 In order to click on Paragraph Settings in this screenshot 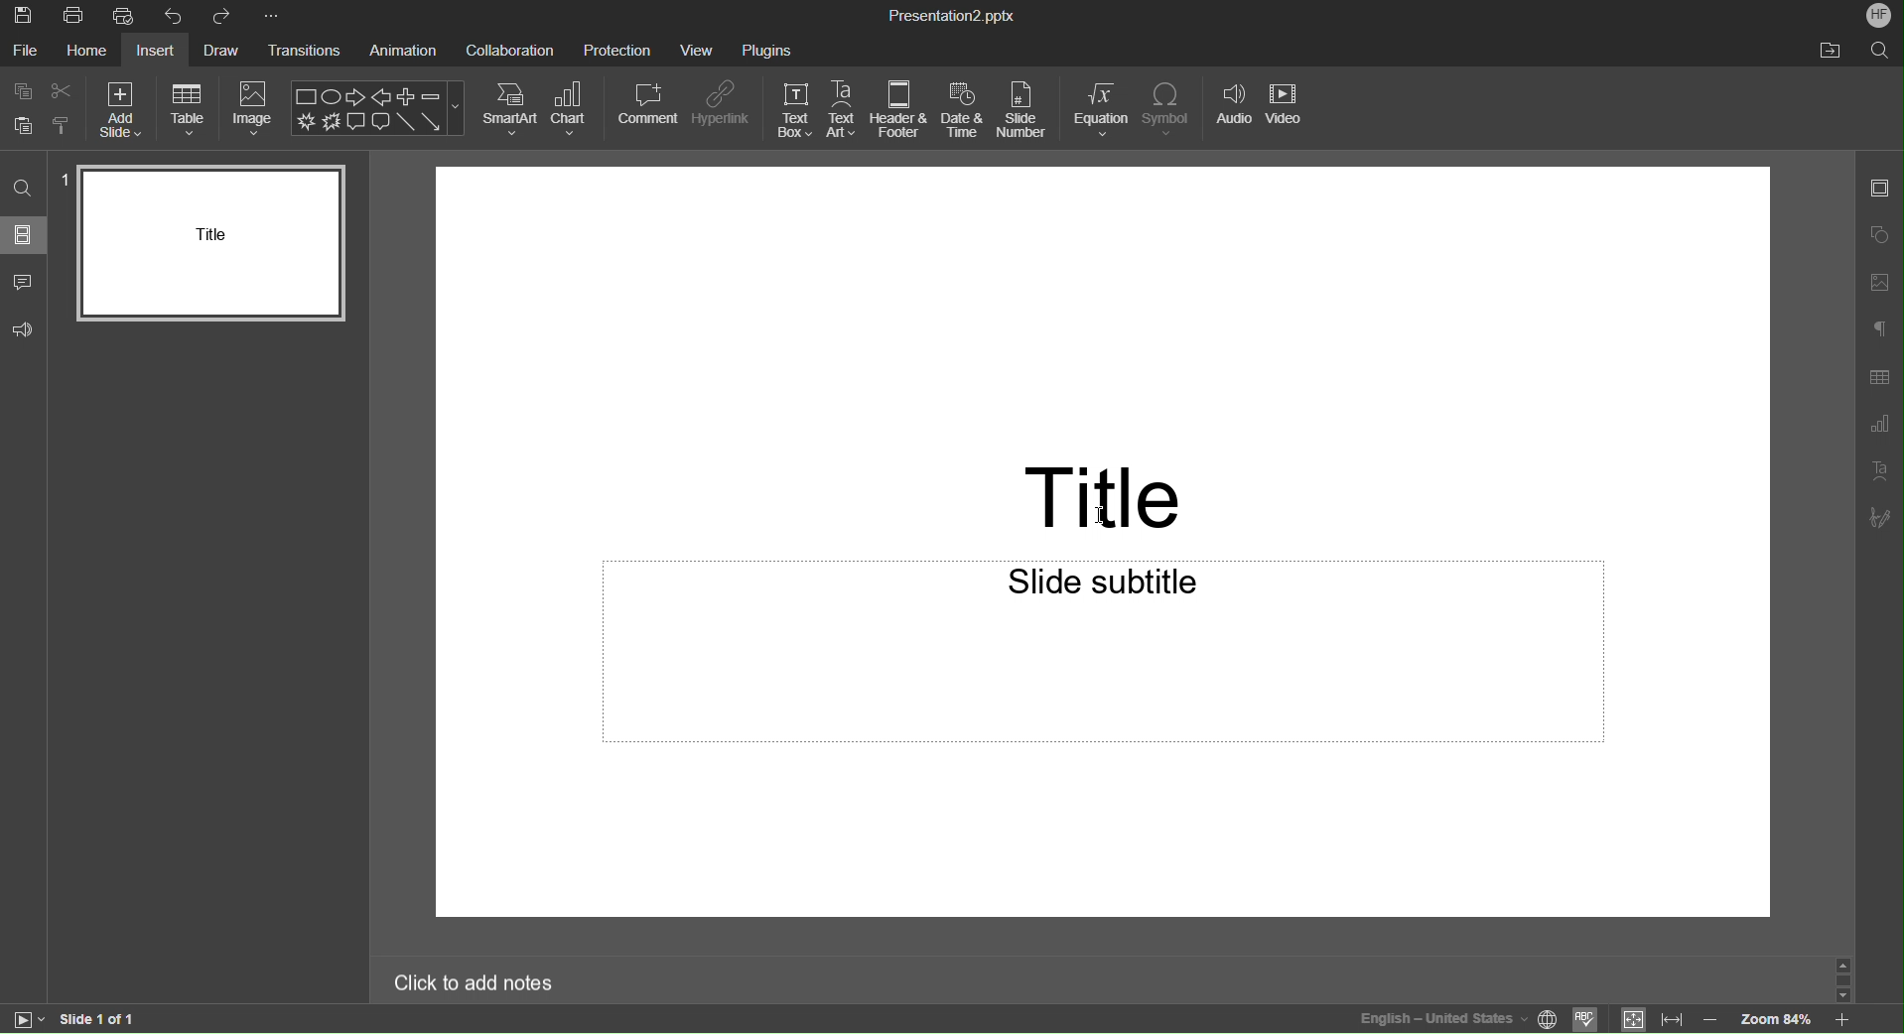, I will do `click(1880, 330)`.